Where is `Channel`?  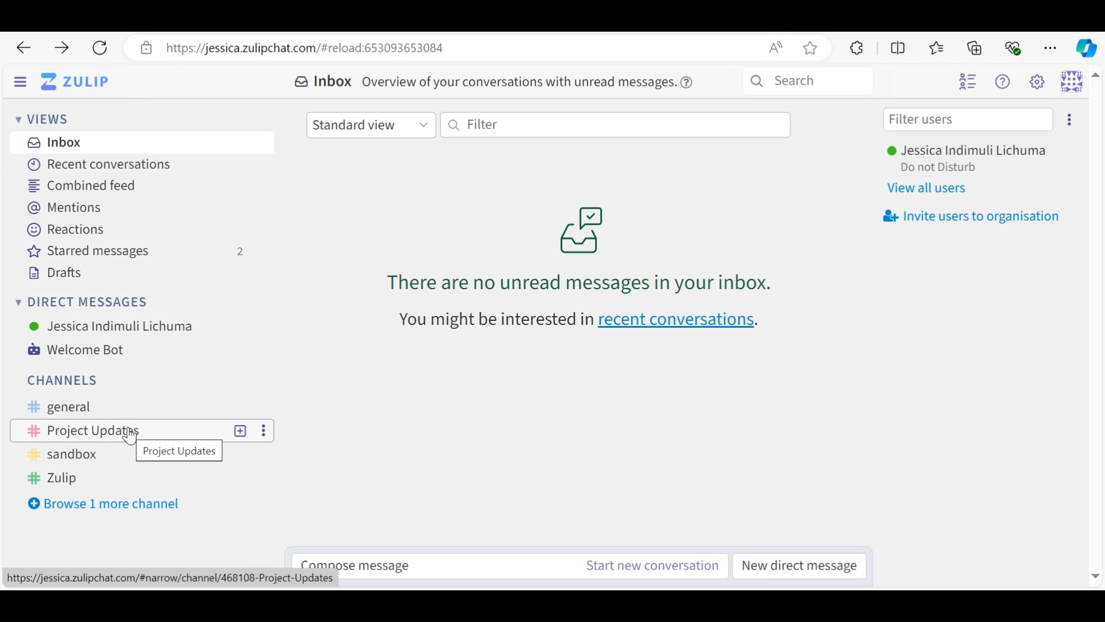 Channel is located at coordinates (146, 406).